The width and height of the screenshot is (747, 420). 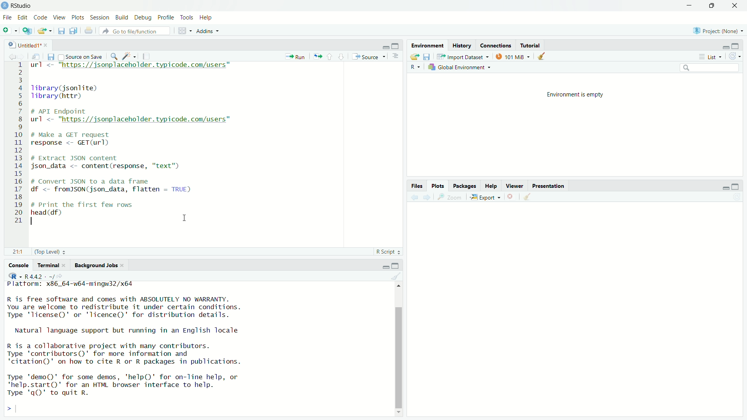 What do you see at coordinates (459, 68) in the screenshot?
I see `Global Environment ` at bounding box center [459, 68].